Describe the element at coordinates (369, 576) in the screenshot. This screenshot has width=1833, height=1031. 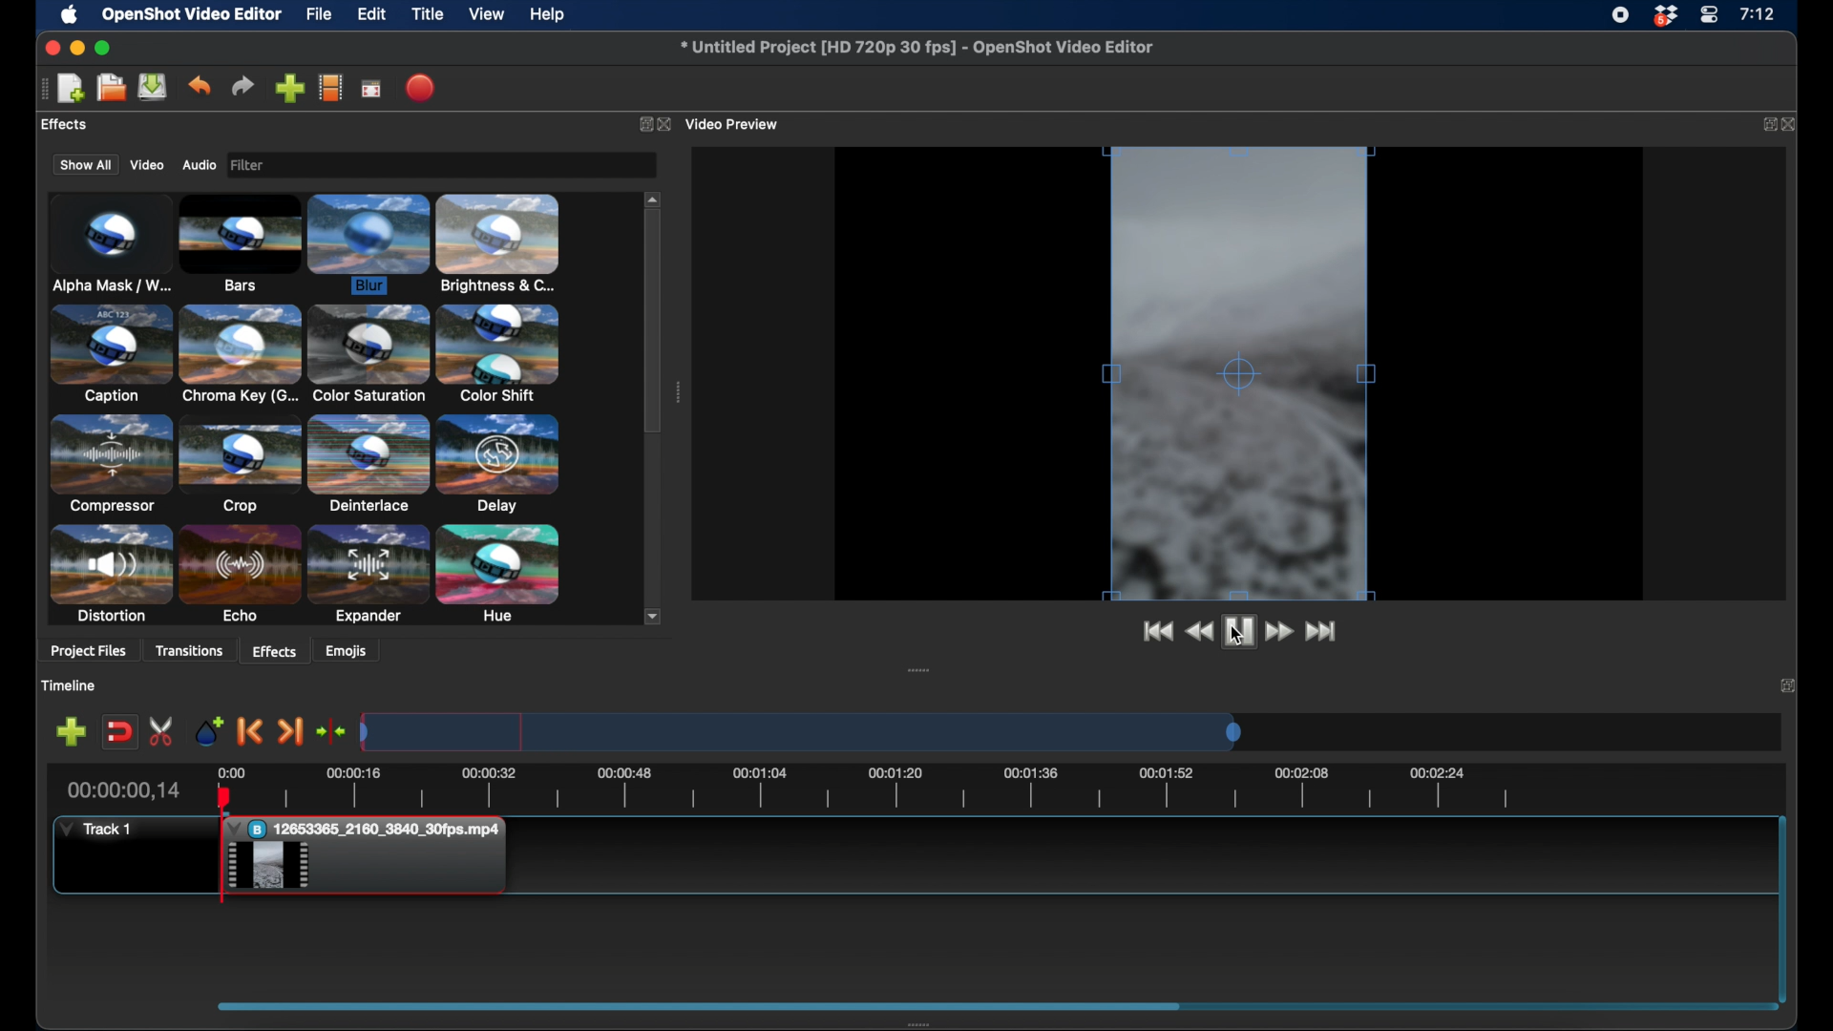
I see `expander` at that location.